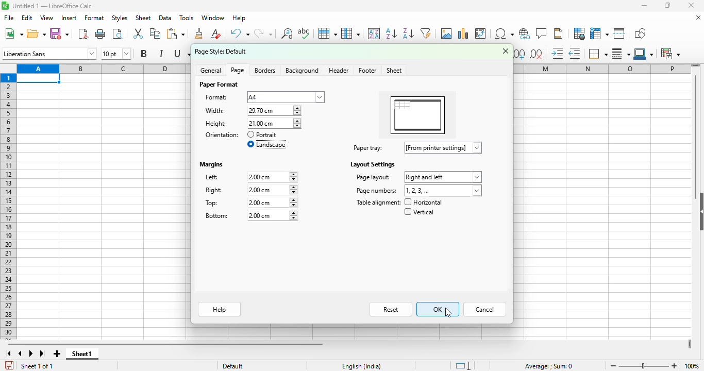 The image size is (704, 371). Describe the element at coordinates (13, 33) in the screenshot. I see `new` at that location.